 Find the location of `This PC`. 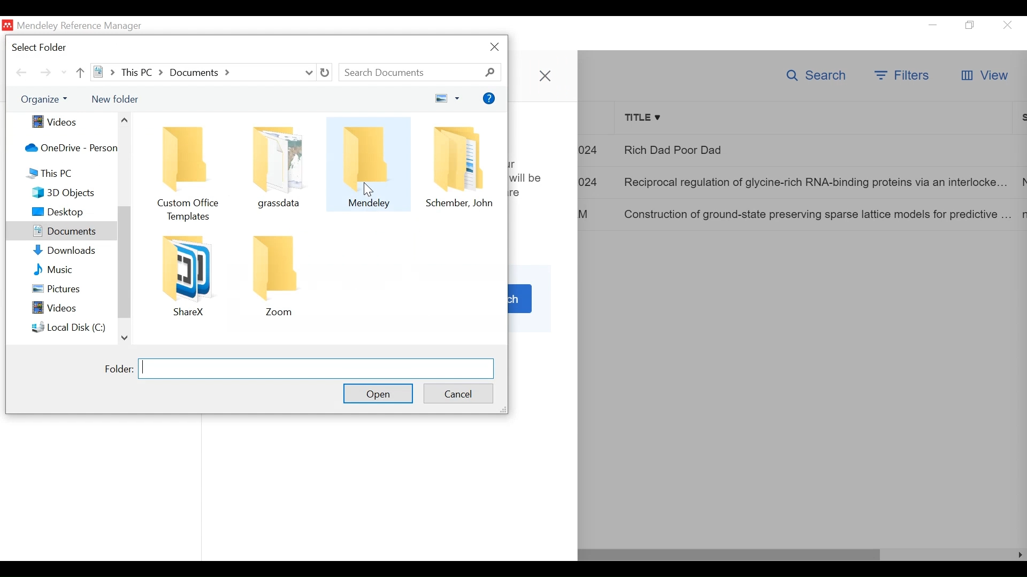

This PC is located at coordinates (68, 173).